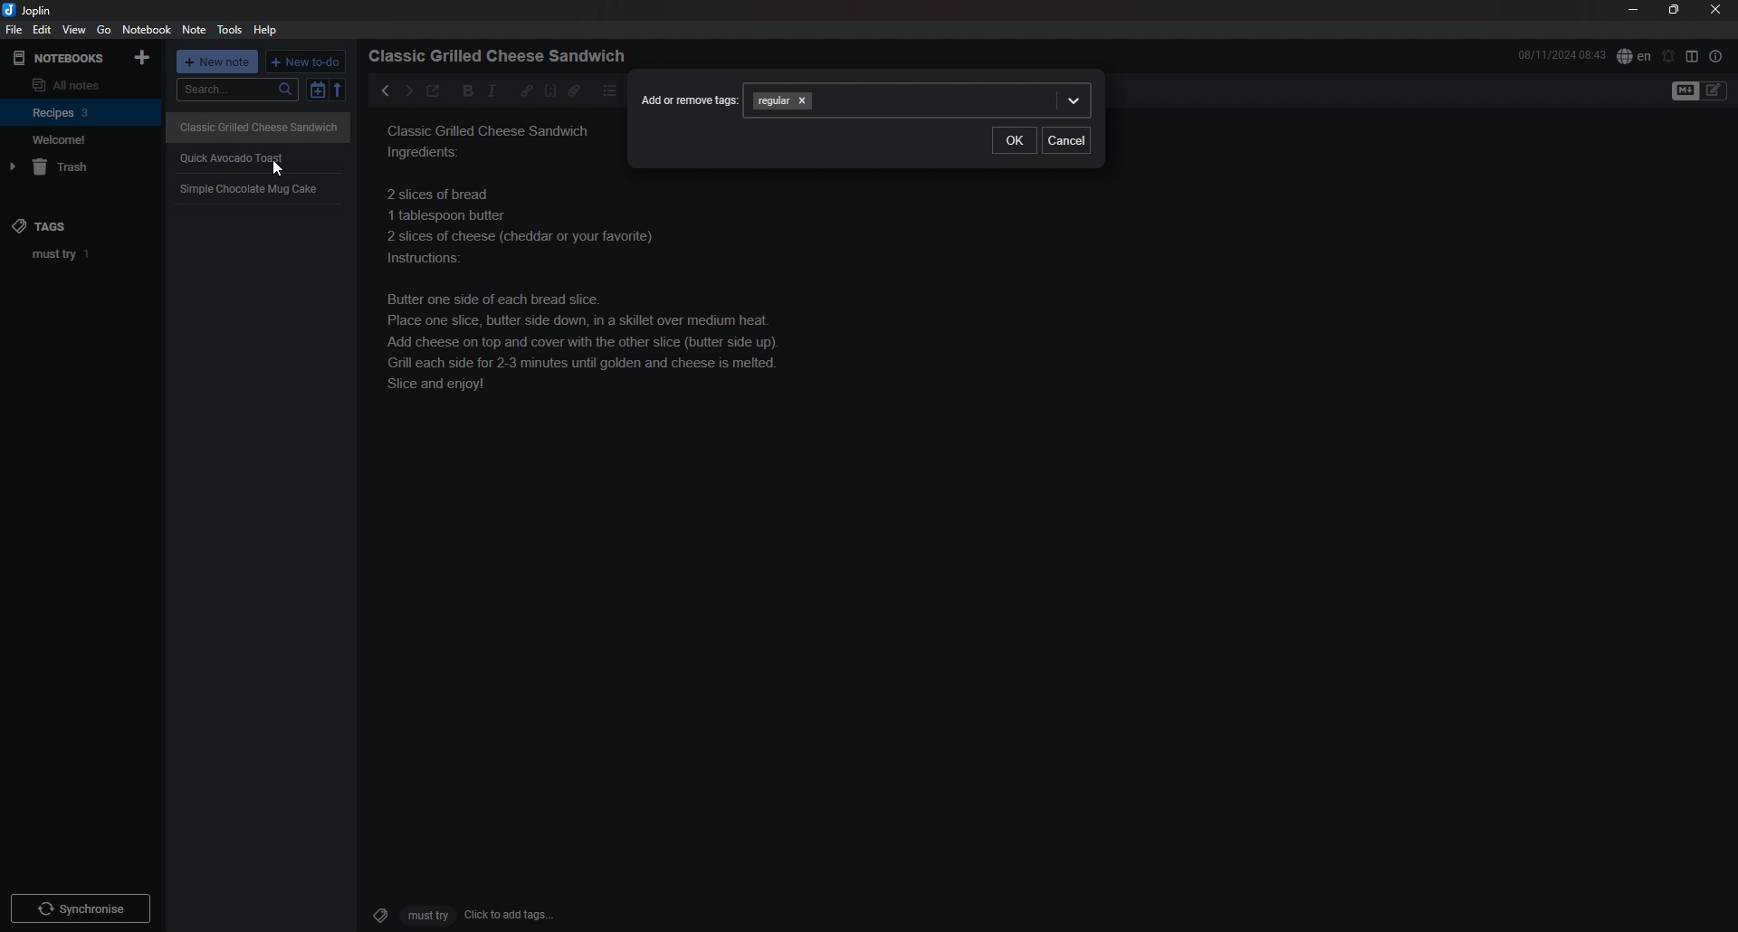  What do you see at coordinates (590, 289) in the screenshot?
I see `Butter one side of each bread sce.
Place one slice, butter side down, in a skillet over medium heat.
Add cheese on top and cover with the other slice (butter side up).
Grill each side for 2-3 minutes until golden and cheese is melted.
Slice and enjoy!` at bounding box center [590, 289].